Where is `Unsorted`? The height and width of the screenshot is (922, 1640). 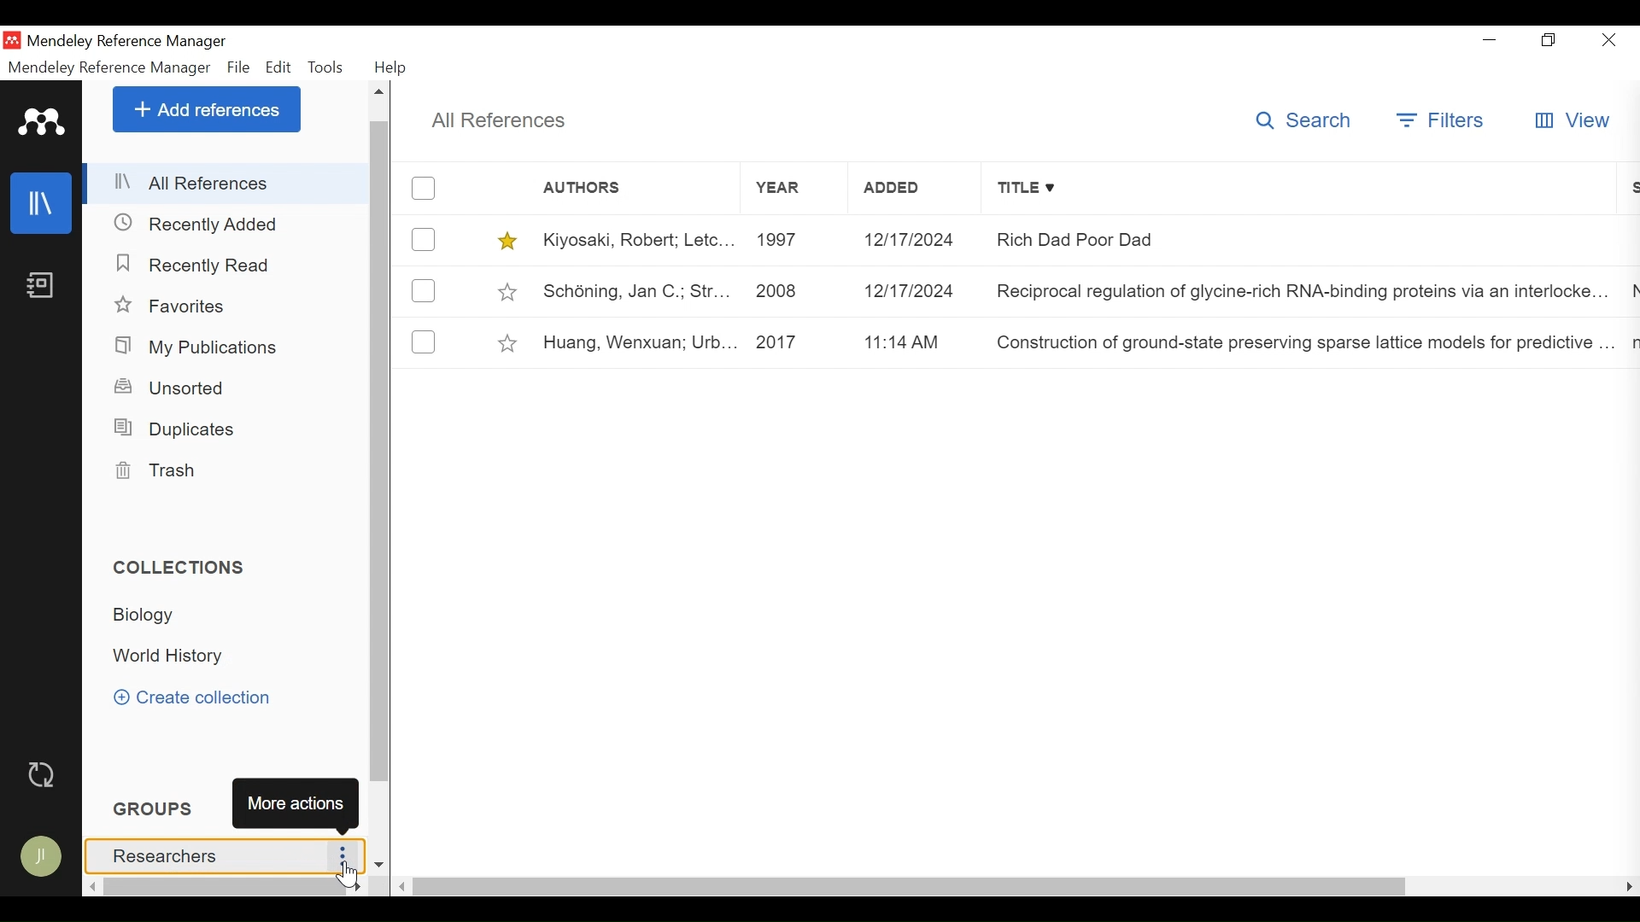
Unsorted is located at coordinates (176, 388).